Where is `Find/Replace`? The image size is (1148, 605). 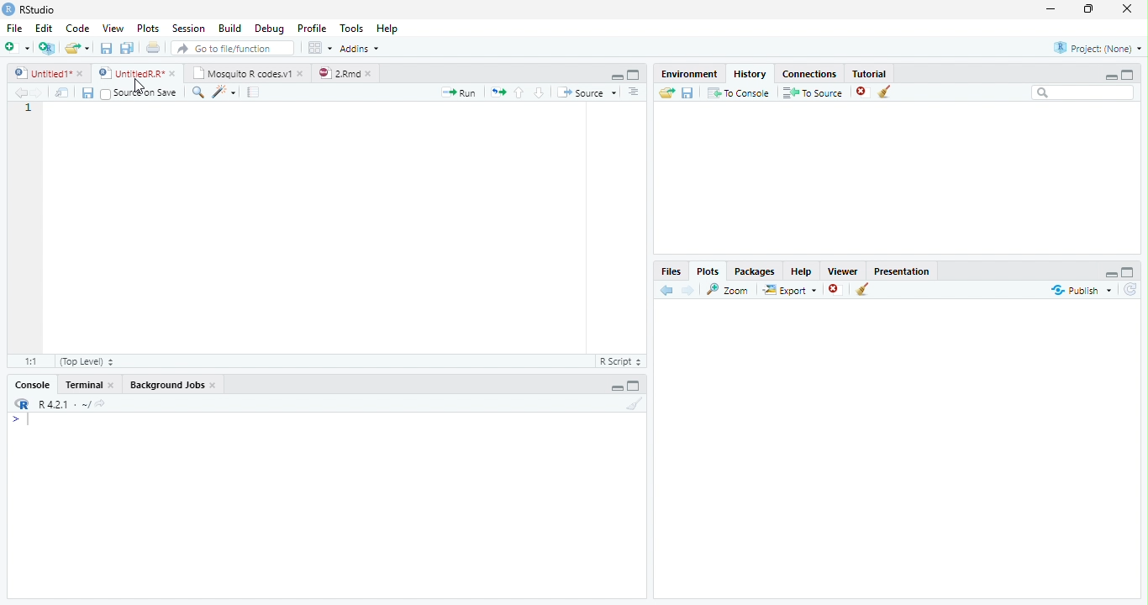
Find/Replace is located at coordinates (196, 92).